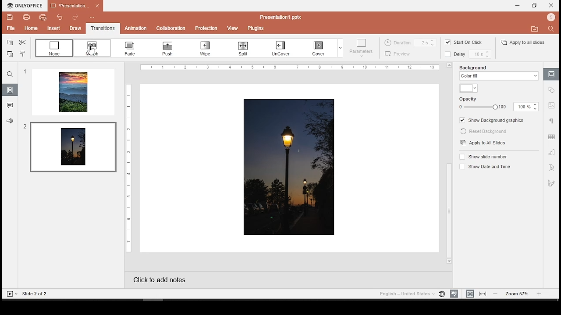 This screenshot has width=561, height=315. Describe the element at coordinates (405, 295) in the screenshot. I see `english - united states` at that location.